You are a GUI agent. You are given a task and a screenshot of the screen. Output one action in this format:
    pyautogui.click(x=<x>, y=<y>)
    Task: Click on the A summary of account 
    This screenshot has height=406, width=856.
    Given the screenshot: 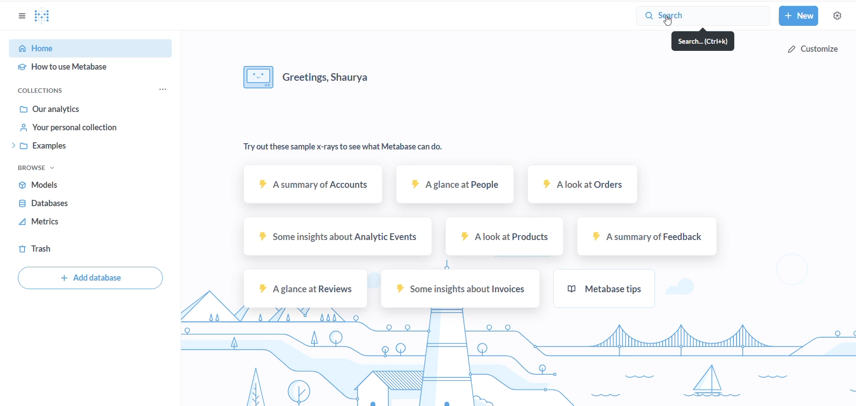 What is the action you would take?
    pyautogui.click(x=314, y=187)
    